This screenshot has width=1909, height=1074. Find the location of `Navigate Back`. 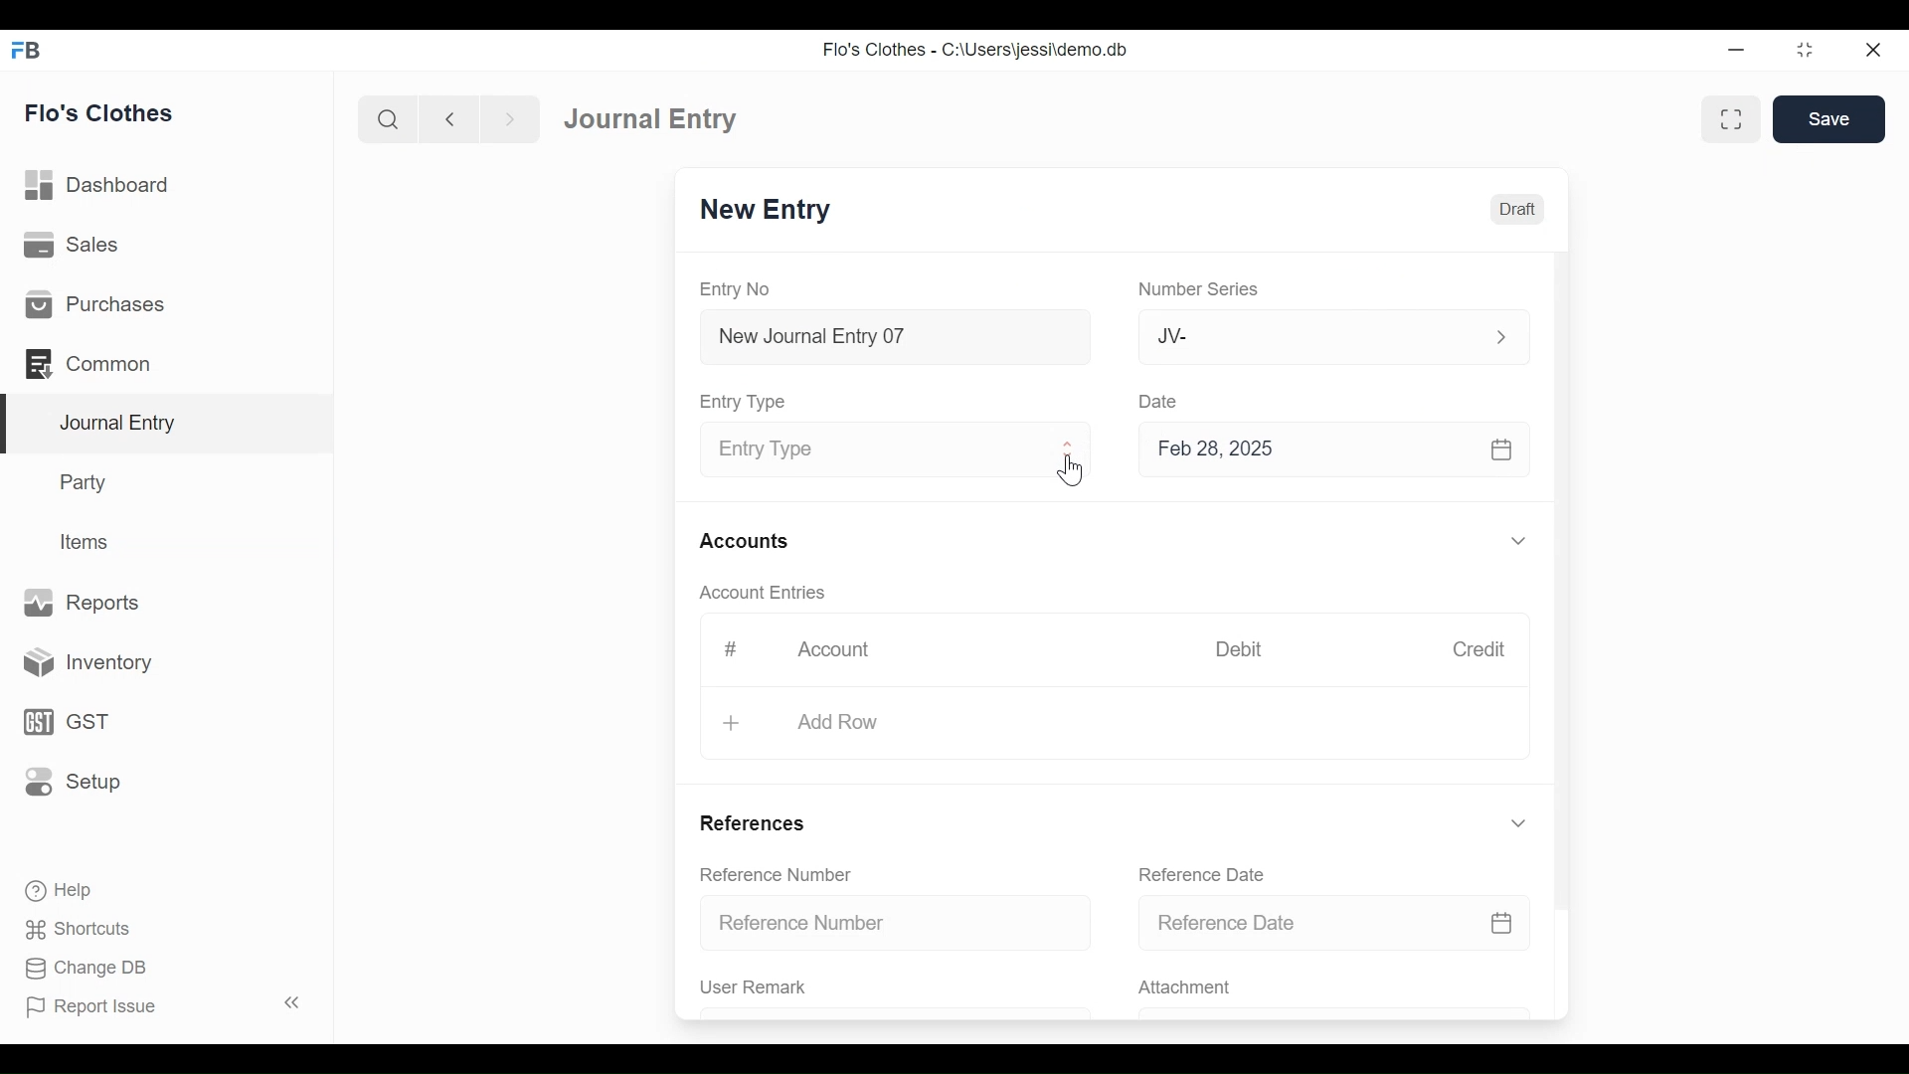

Navigate Back is located at coordinates (448, 119).